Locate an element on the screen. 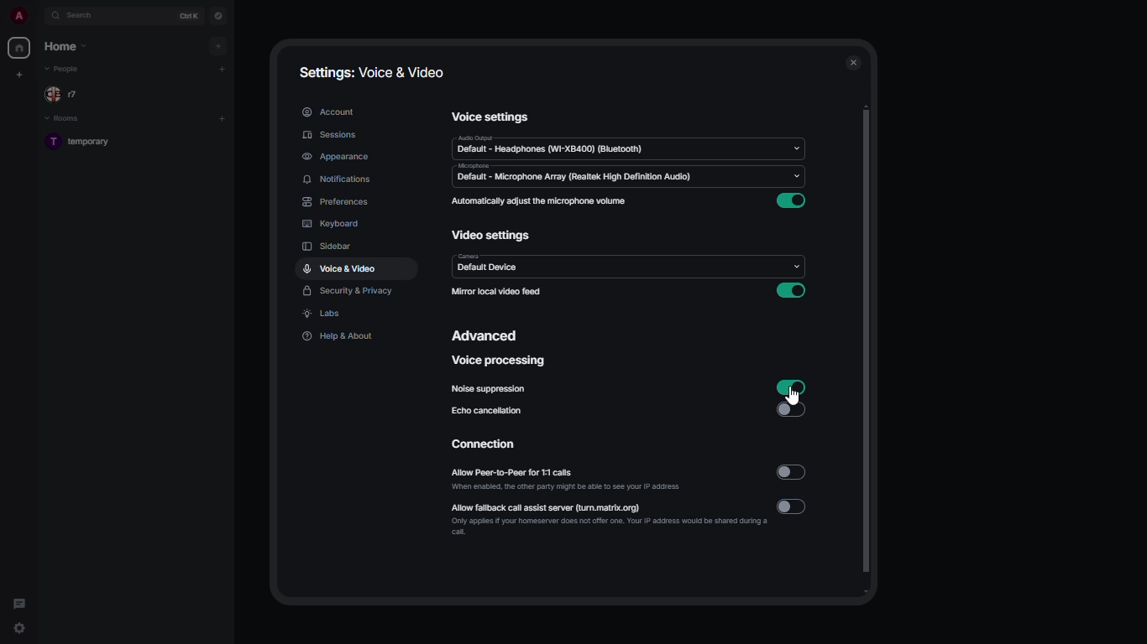 The width and height of the screenshot is (1147, 644). voice processing is located at coordinates (499, 361).